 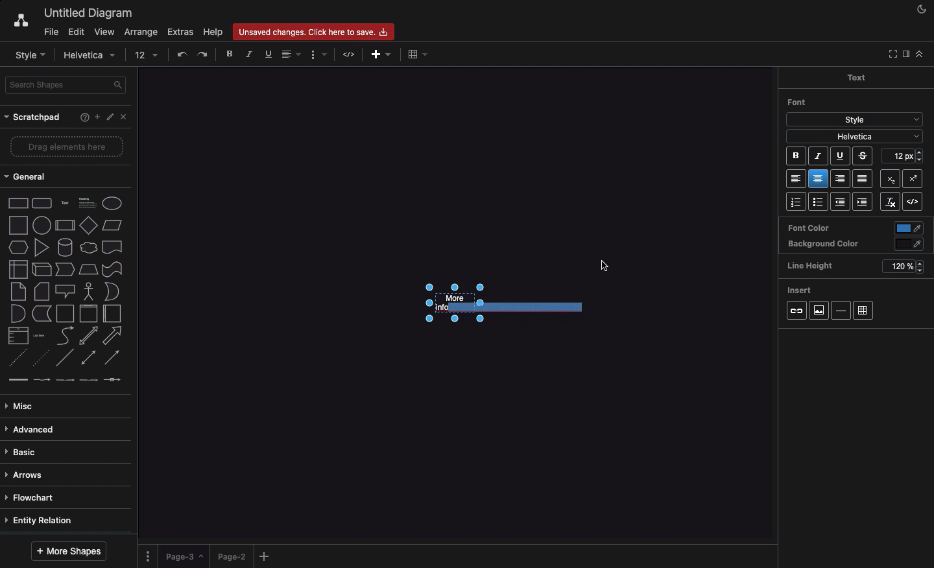 I want to click on Page 3, so click(x=183, y=556).